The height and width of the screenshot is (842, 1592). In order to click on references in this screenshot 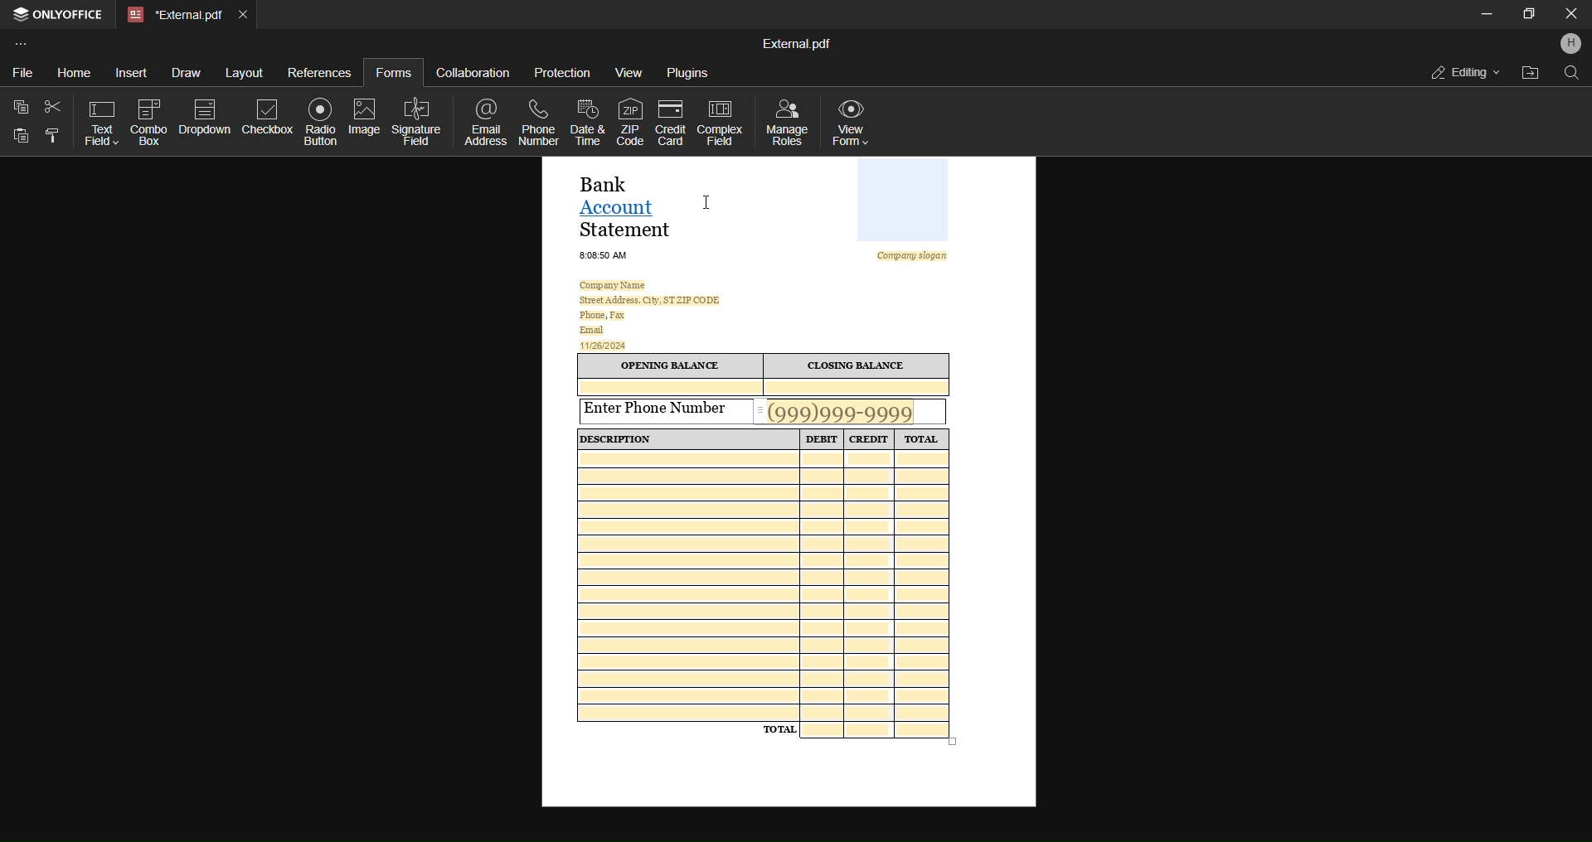, I will do `click(318, 70)`.